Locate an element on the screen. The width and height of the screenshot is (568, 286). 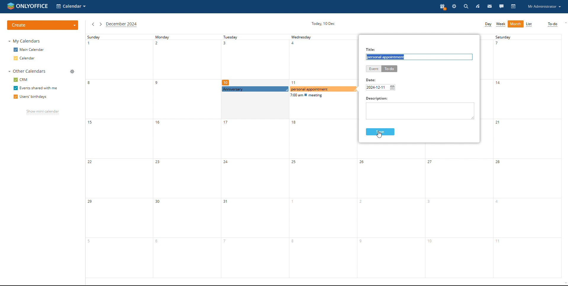
Title: is located at coordinates (372, 48).